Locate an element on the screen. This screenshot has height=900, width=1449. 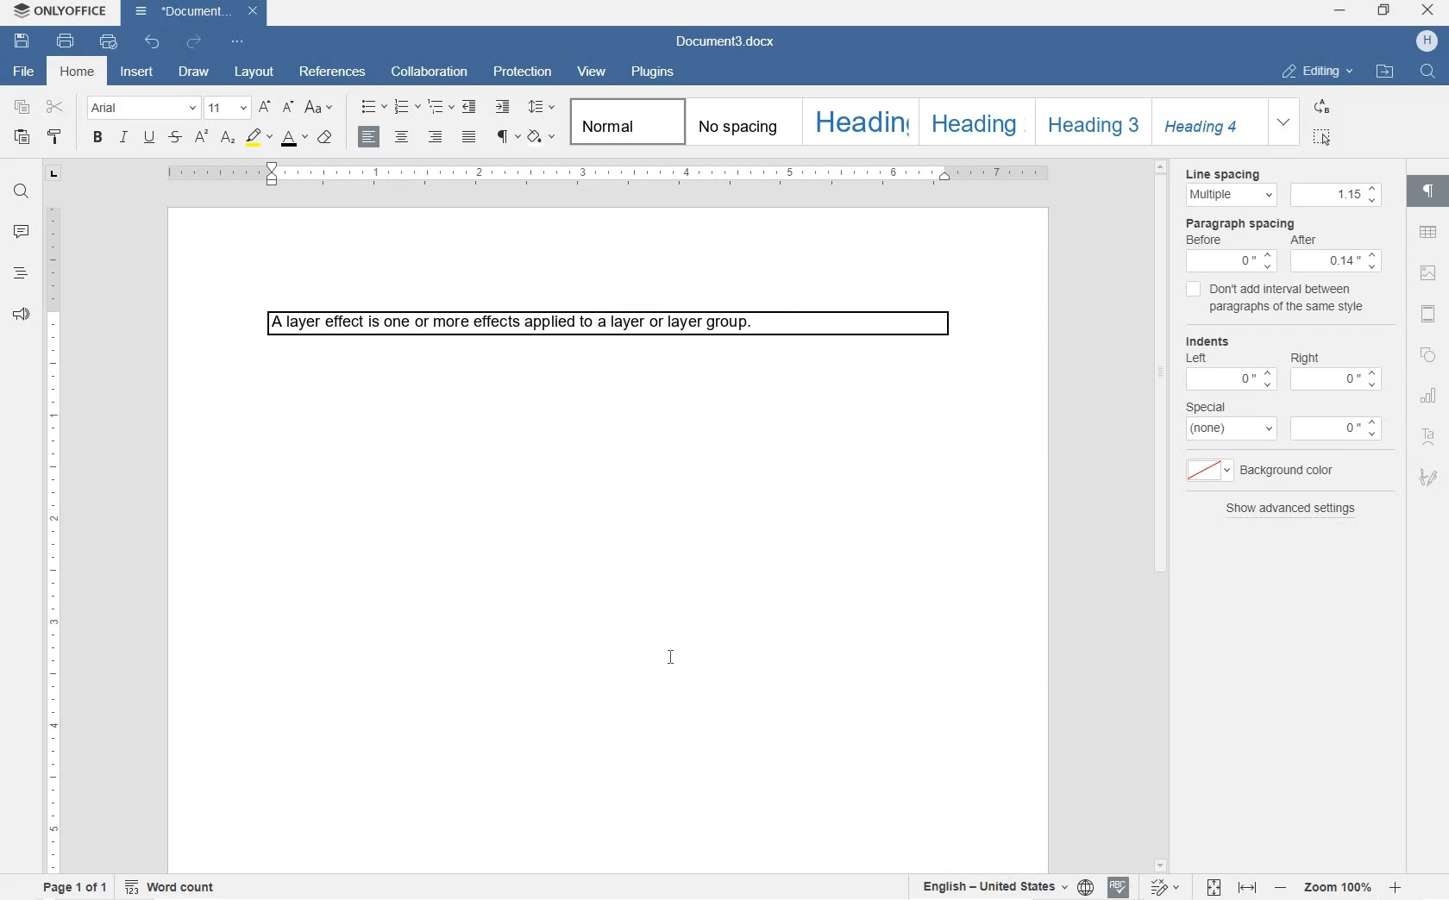
FEEDBACK & SUPPORT is located at coordinates (21, 315).